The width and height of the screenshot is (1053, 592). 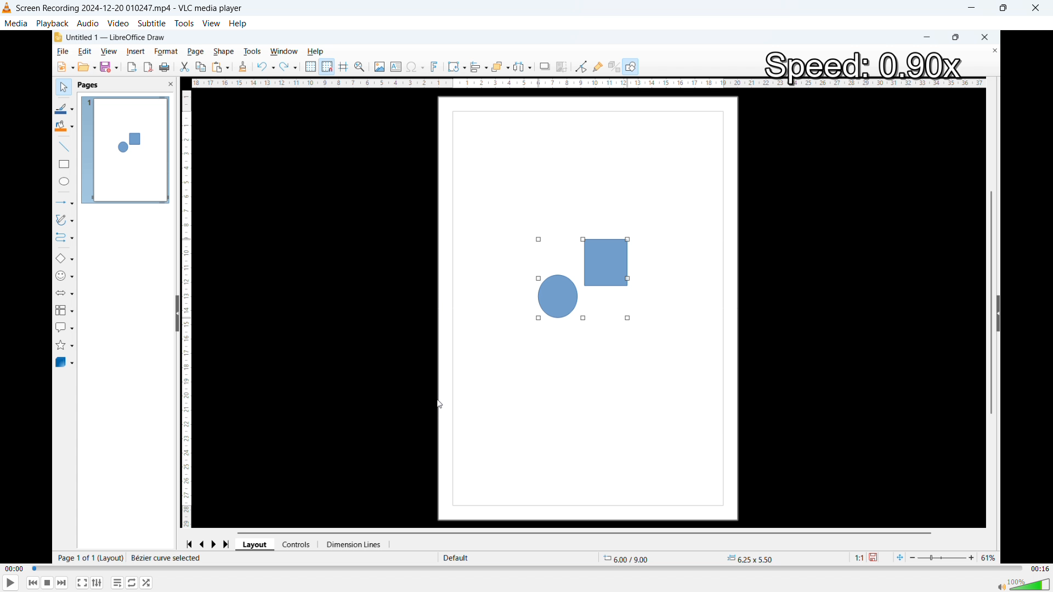 I want to click on help , so click(x=239, y=24).